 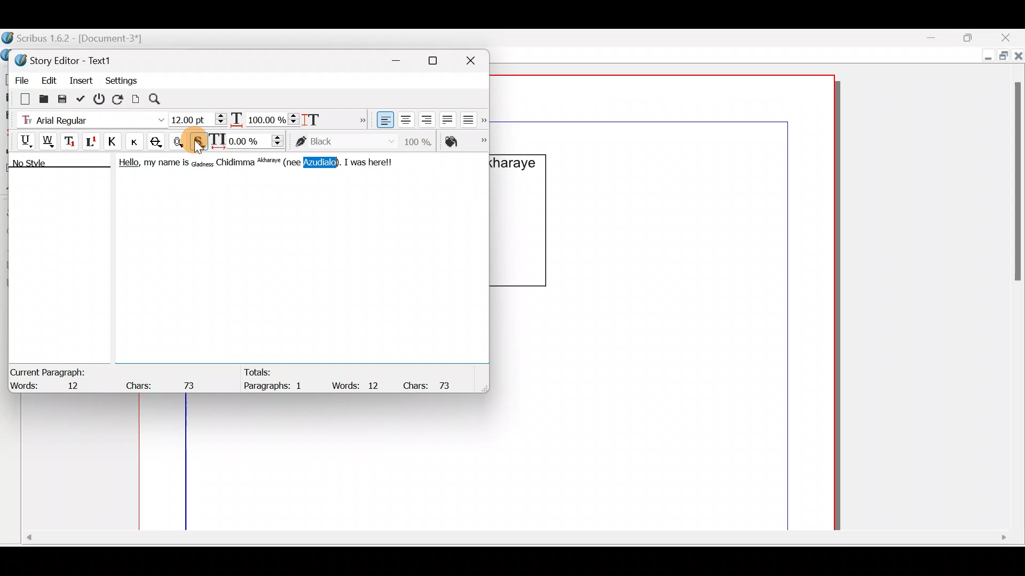 What do you see at coordinates (360, 118) in the screenshot?
I see `More` at bounding box center [360, 118].